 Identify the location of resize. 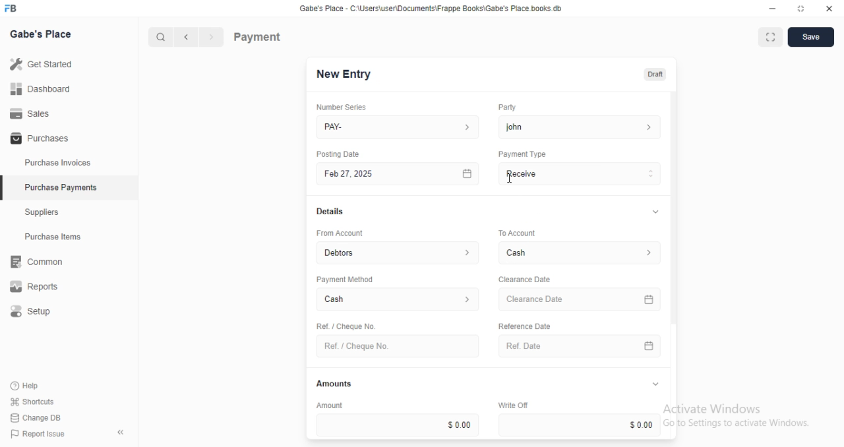
(800, 9).